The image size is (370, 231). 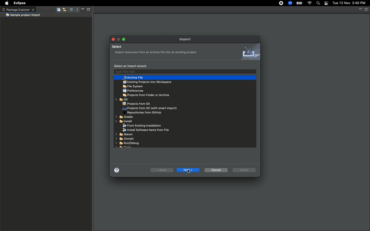 I want to click on Minimize, so click(x=118, y=39).